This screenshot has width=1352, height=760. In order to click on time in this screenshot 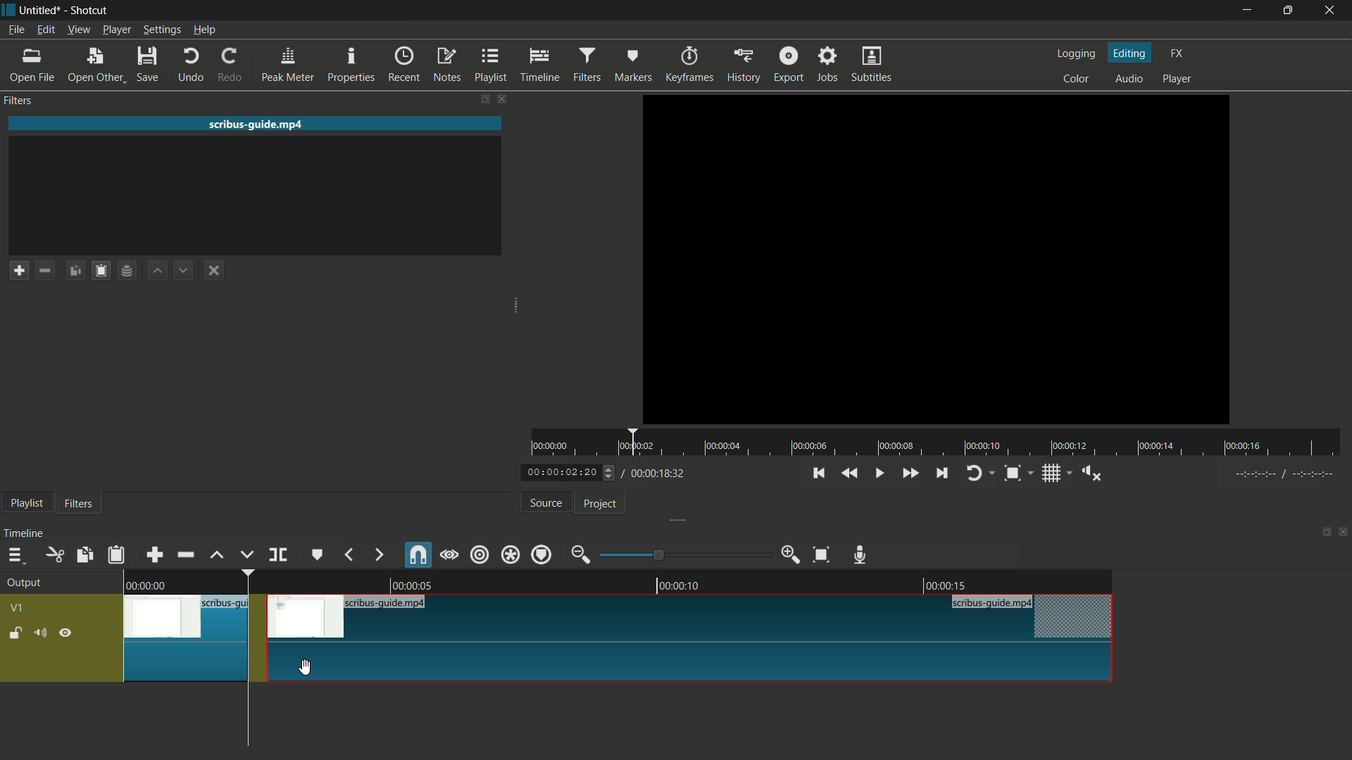, I will do `click(943, 443)`.